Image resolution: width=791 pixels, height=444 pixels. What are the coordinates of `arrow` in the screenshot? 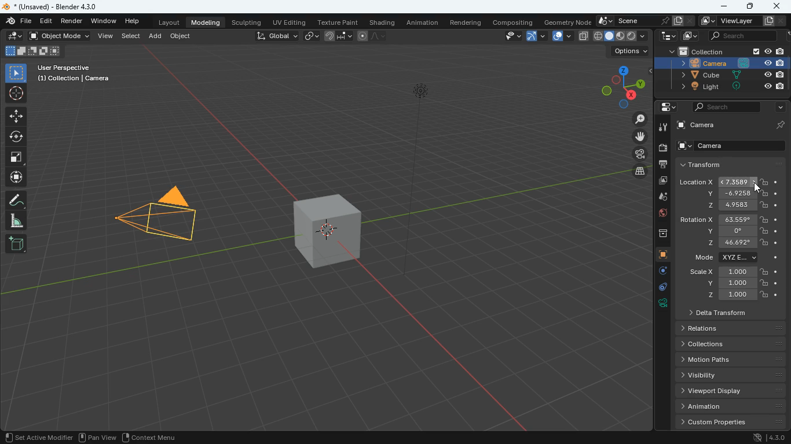 It's located at (780, 107).